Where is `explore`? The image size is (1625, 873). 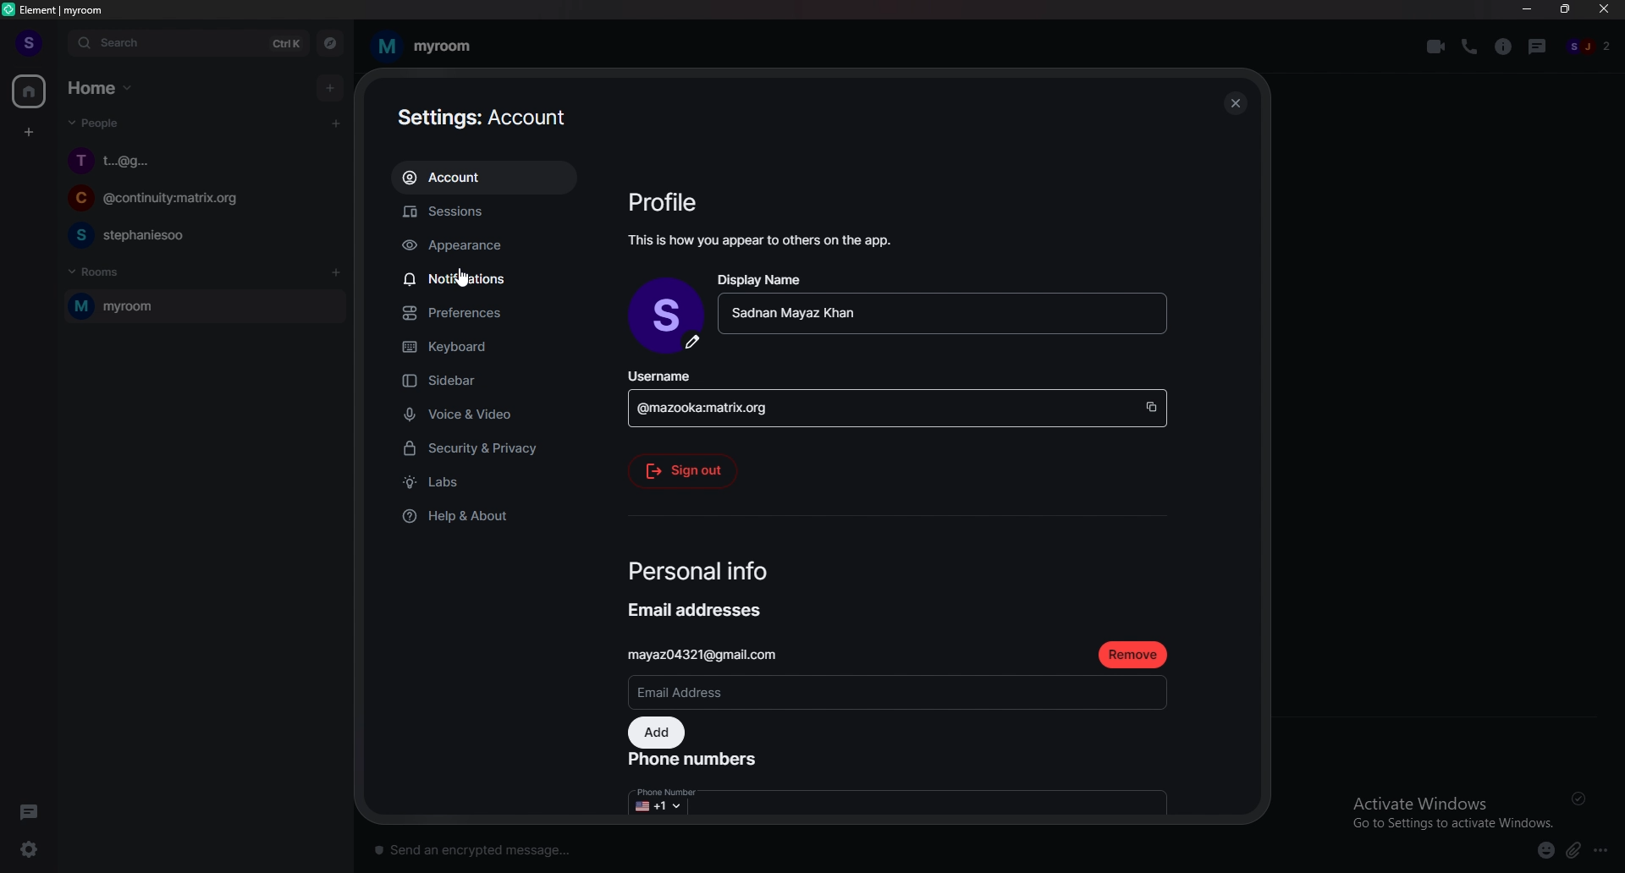
explore is located at coordinates (330, 42).